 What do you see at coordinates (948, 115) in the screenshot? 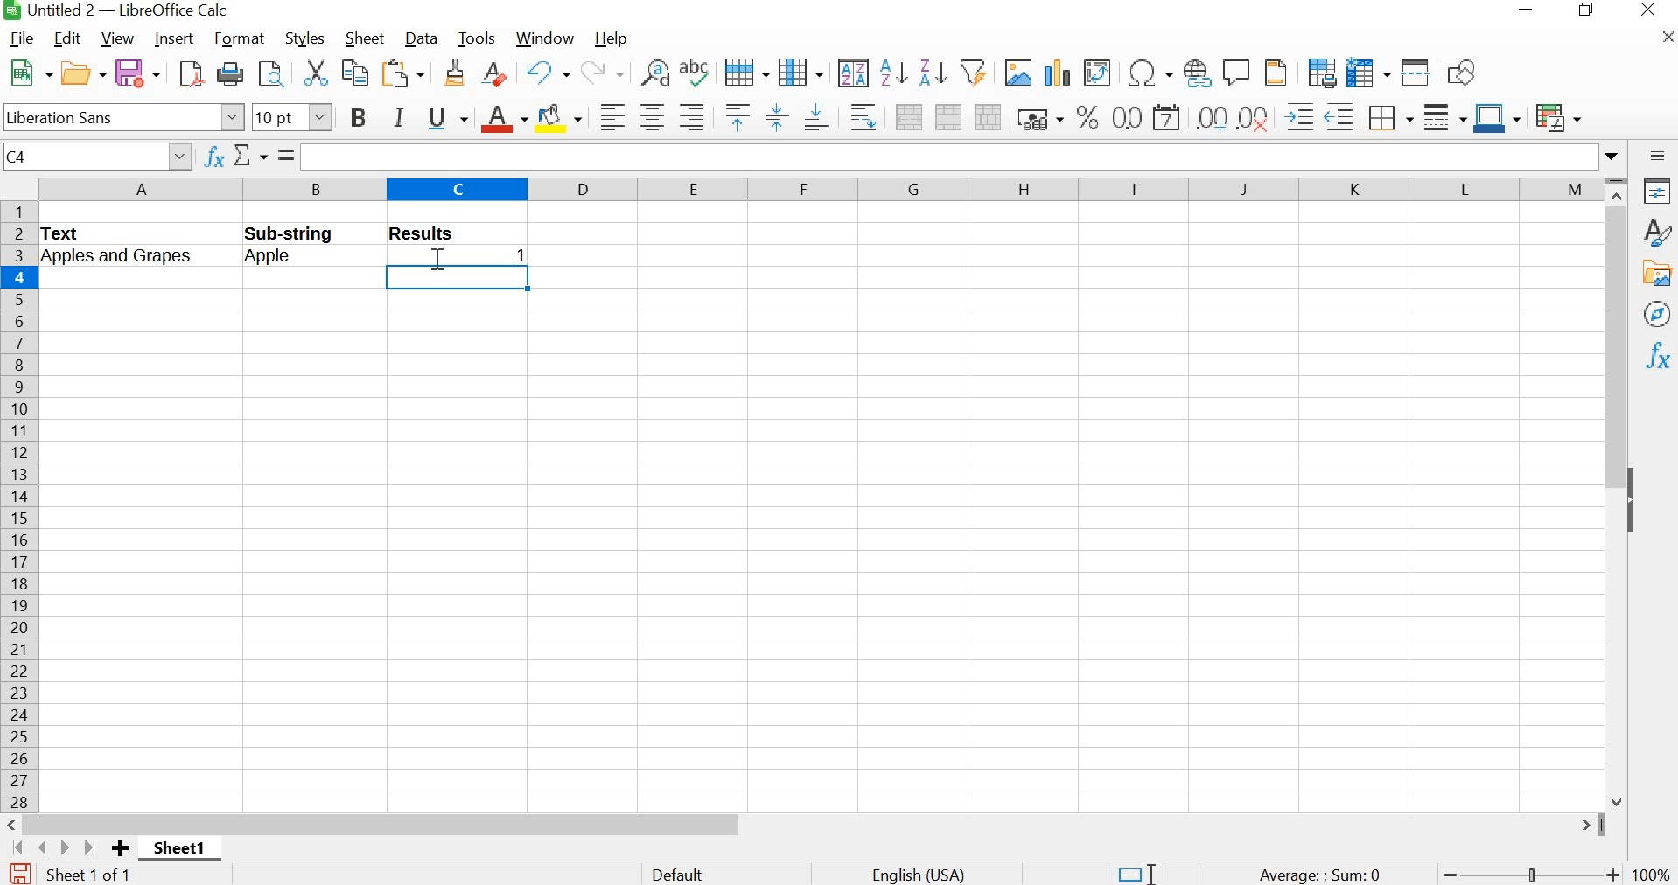
I see `merge cells` at bounding box center [948, 115].